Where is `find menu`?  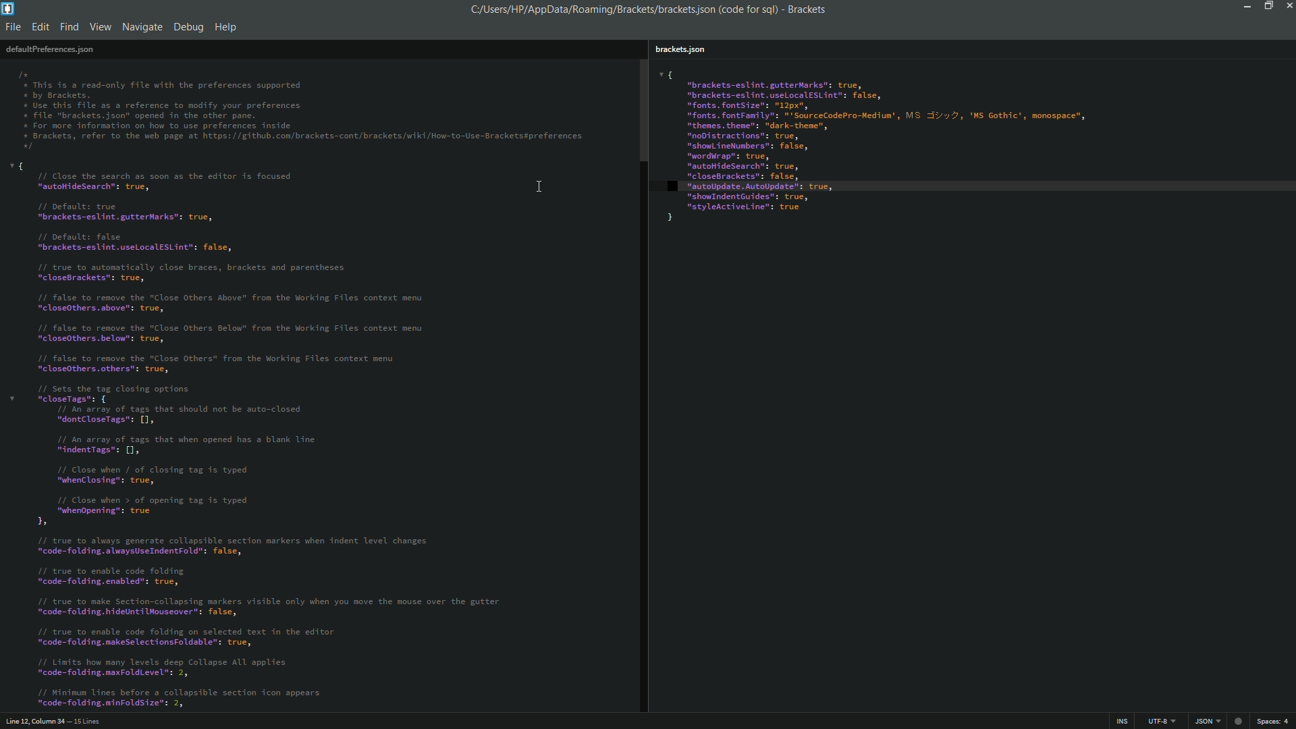
find menu is located at coordinates (70, 27).